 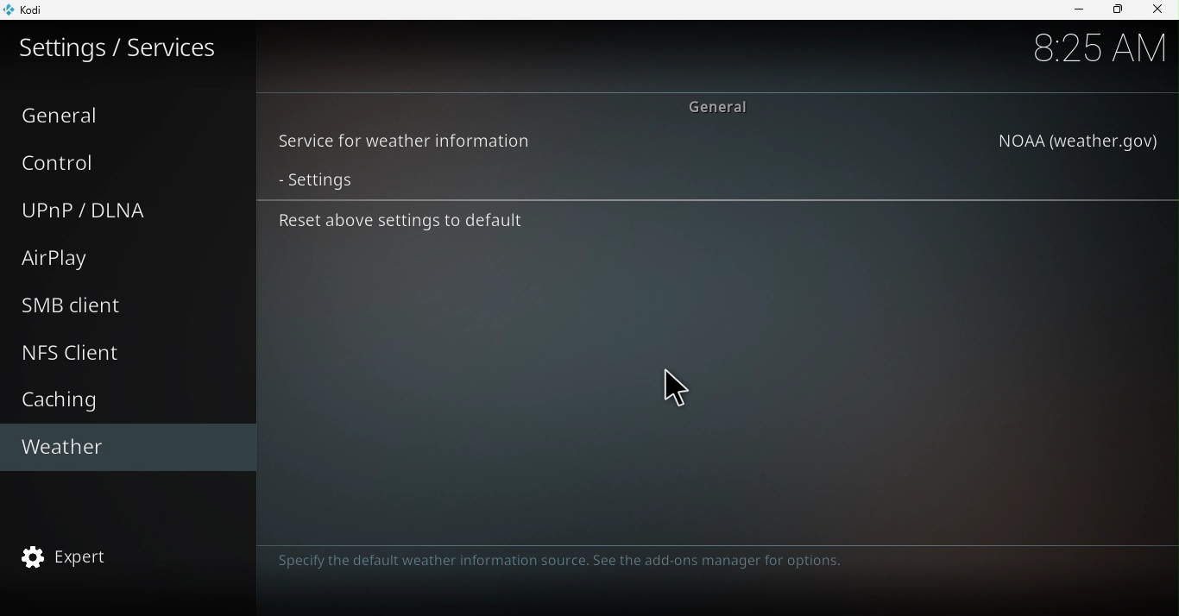 What do you see at coordinates (134, 305) in the screenshot?
I see `SMB client` at bounding box center [134, 305].